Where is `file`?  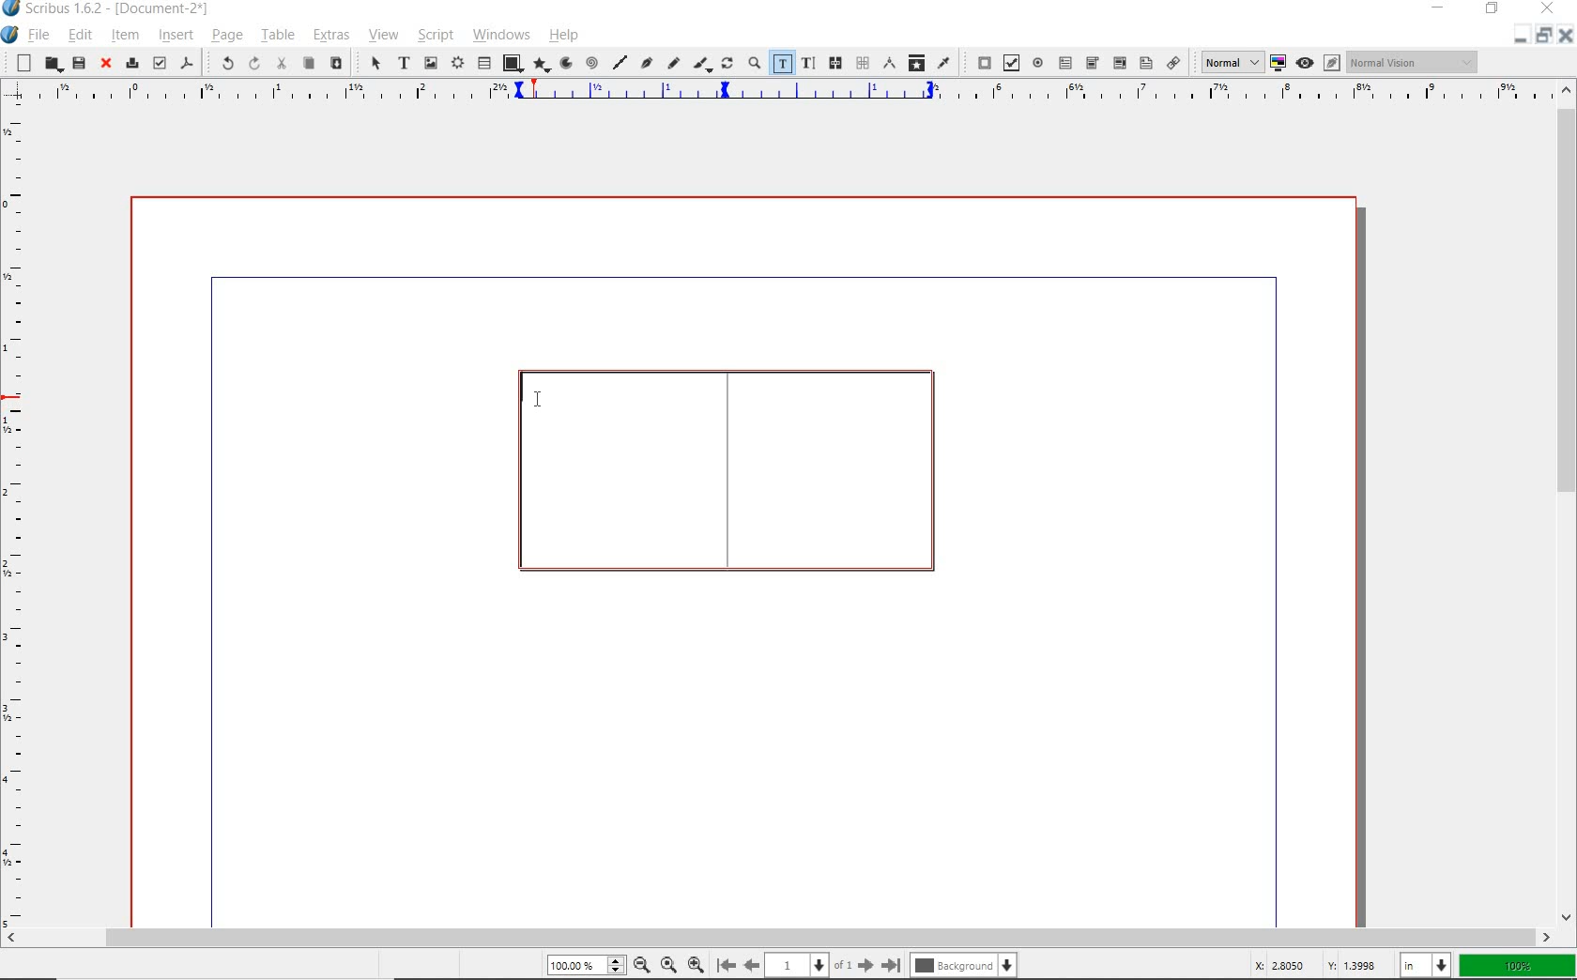 file is located at coordinates (37, 37).